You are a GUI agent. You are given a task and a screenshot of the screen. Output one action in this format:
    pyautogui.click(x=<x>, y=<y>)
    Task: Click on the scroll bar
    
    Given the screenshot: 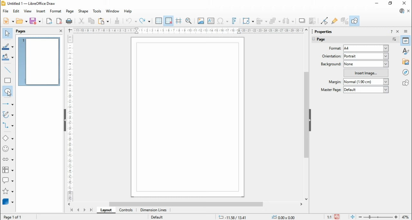 What is the action you would take?
    pyautogui.click(x=306, y=114)
    